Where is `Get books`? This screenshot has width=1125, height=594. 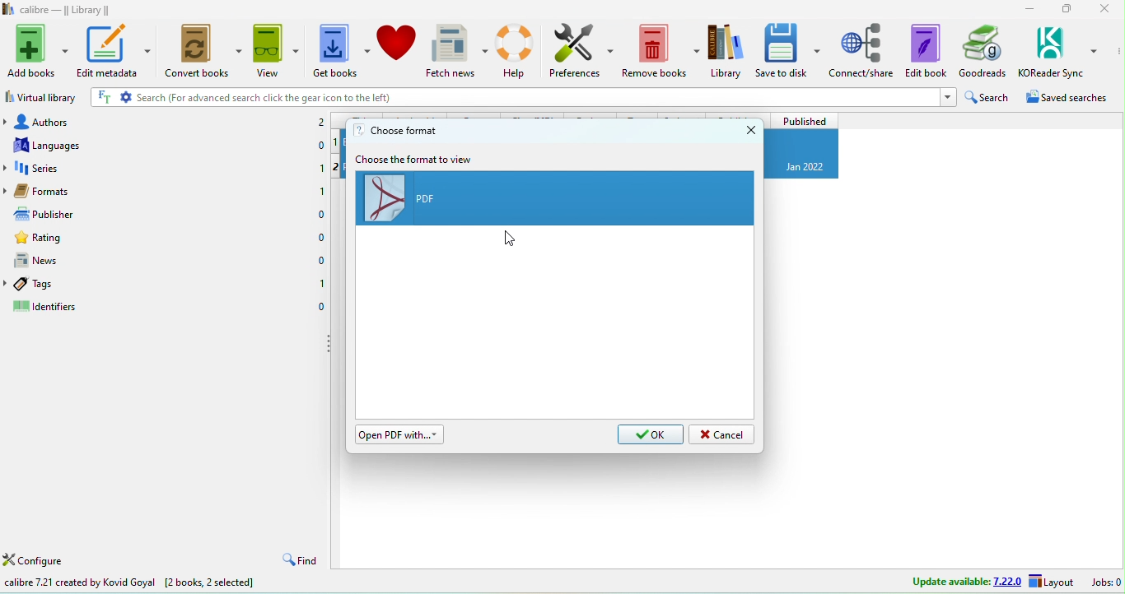 Get books is located at coordinates (342, 49).